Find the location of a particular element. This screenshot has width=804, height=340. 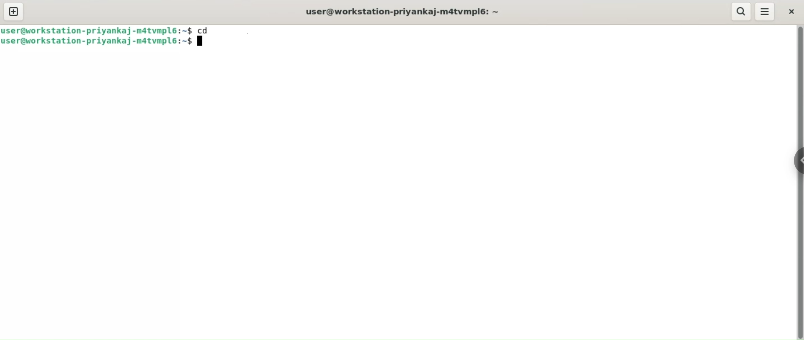

new tab is located at coordinates (14, 12).